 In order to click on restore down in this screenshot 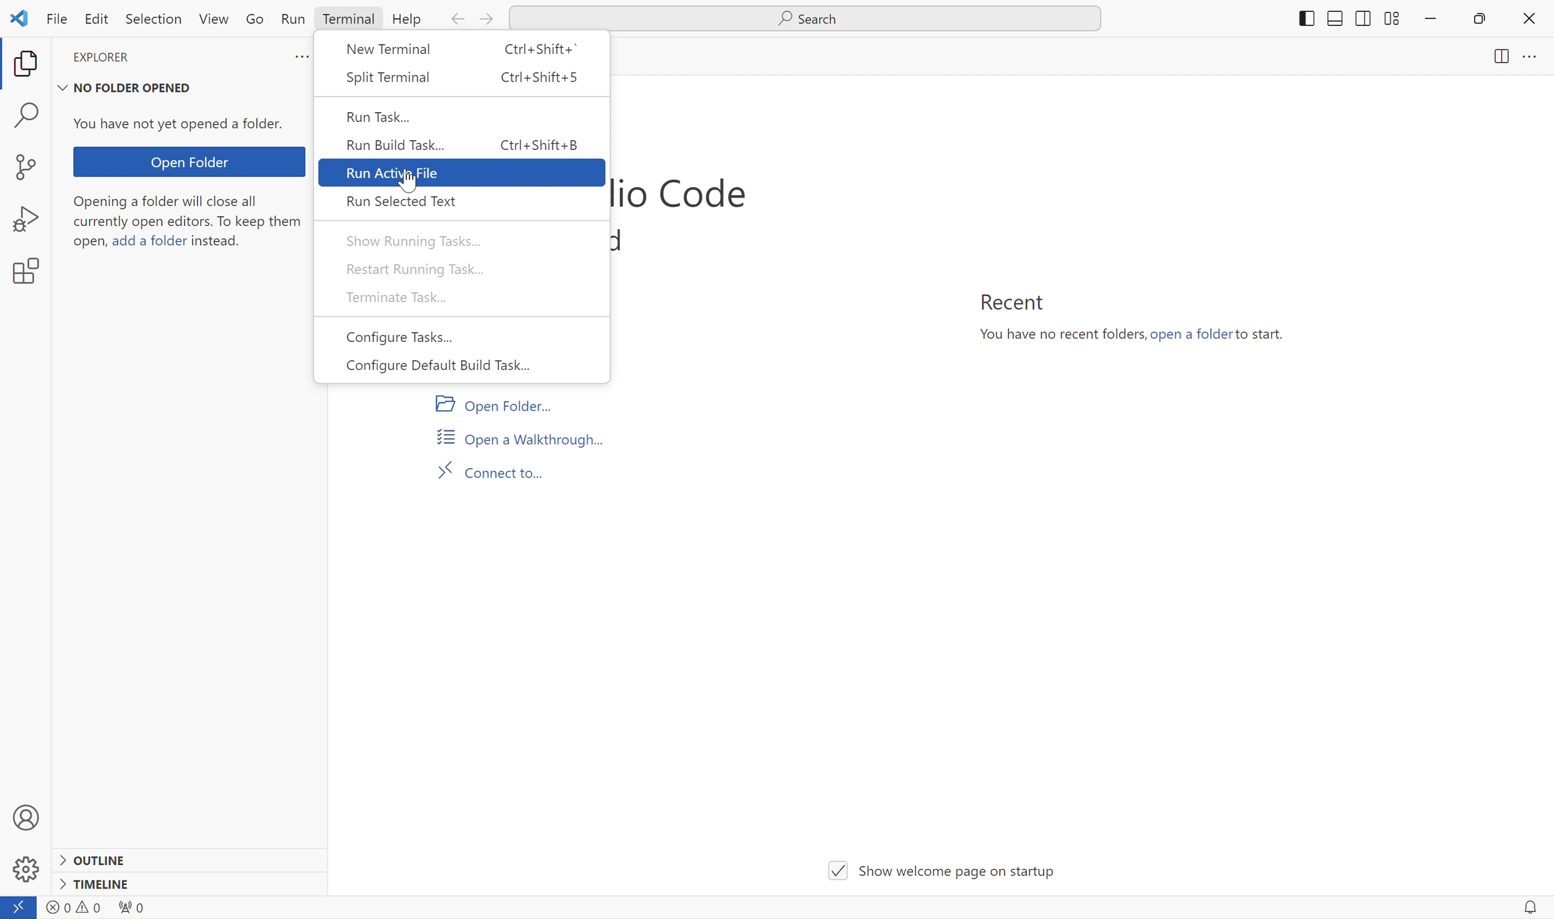, I will do `click(1473, 25)`.